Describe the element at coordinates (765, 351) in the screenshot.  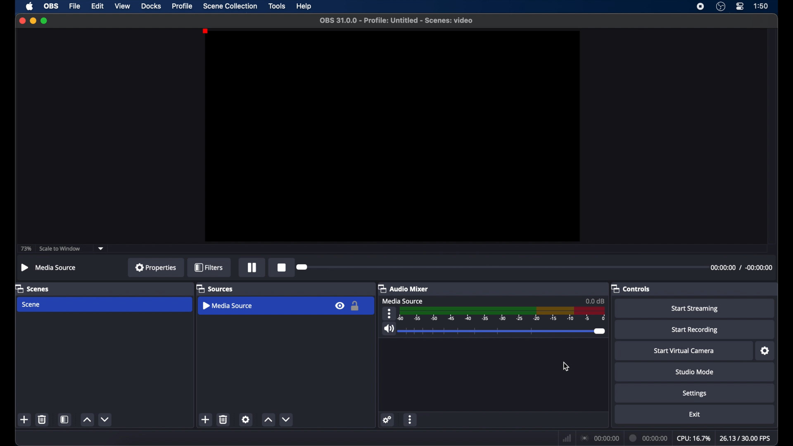
I see `settings` at that location.